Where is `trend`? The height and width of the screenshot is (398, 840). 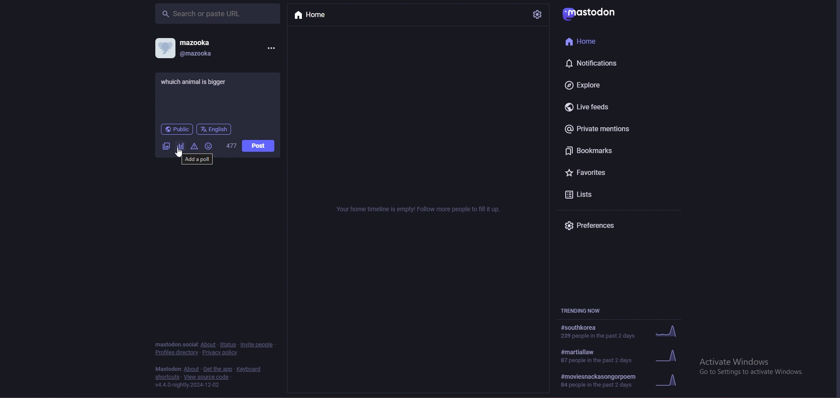 trend is located at coordinates (623, 331).